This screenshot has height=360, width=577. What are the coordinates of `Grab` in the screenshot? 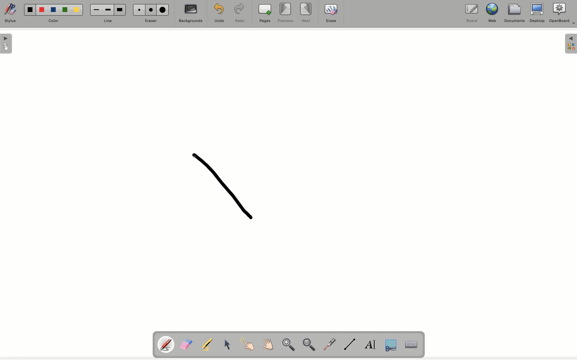 It's located at (267, 345).